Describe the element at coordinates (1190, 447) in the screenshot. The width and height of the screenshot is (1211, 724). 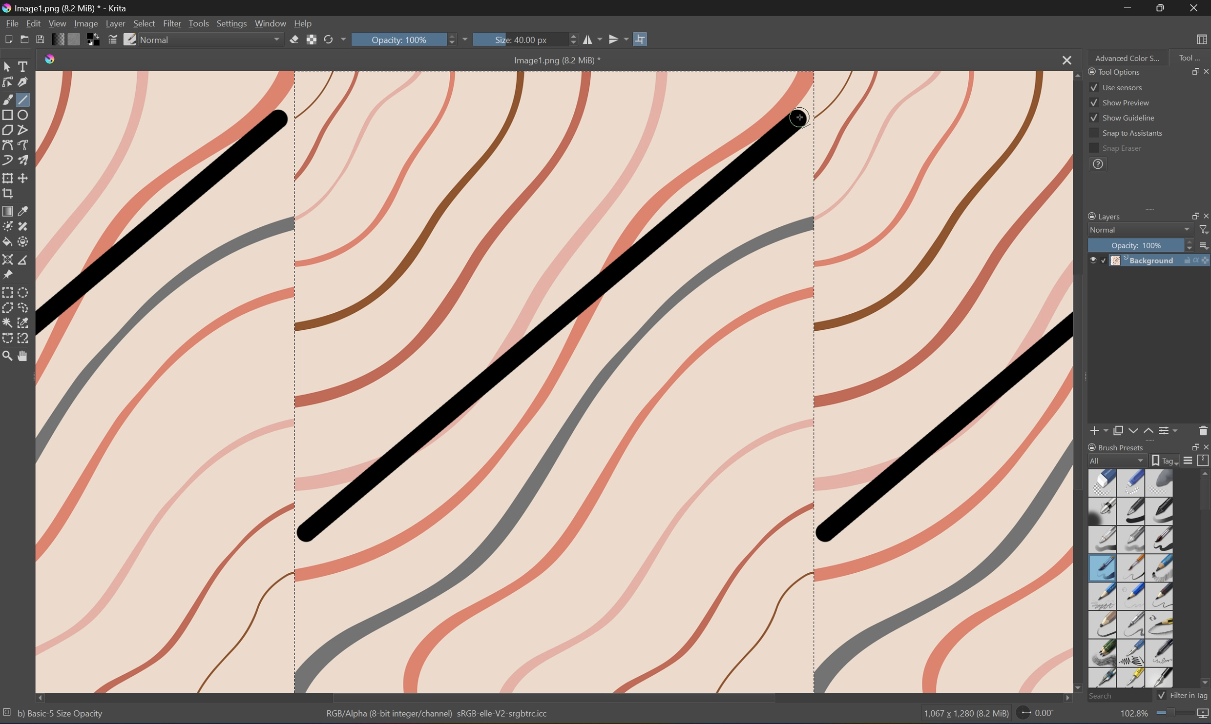
I see `Restore Down` at that location.